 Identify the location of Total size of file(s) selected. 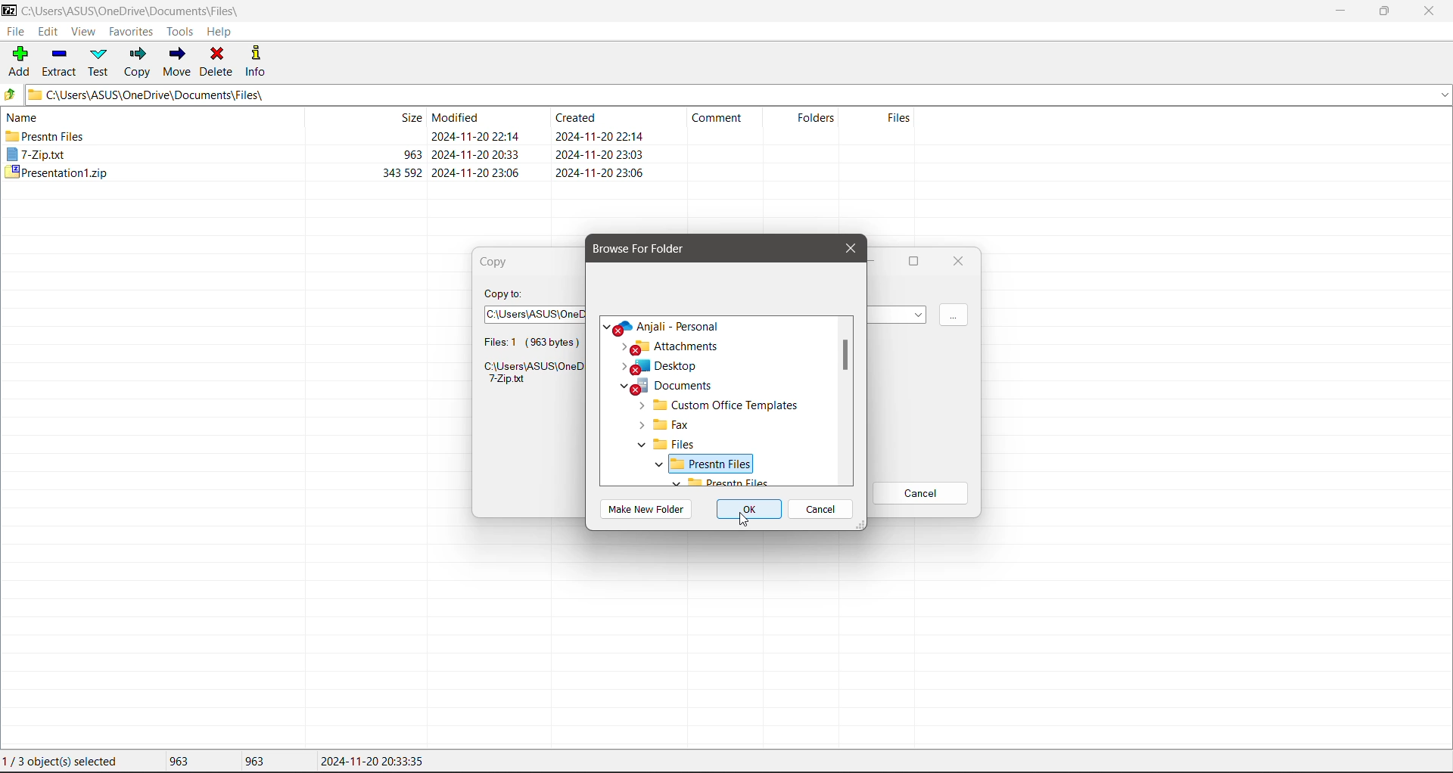
(175, 762).